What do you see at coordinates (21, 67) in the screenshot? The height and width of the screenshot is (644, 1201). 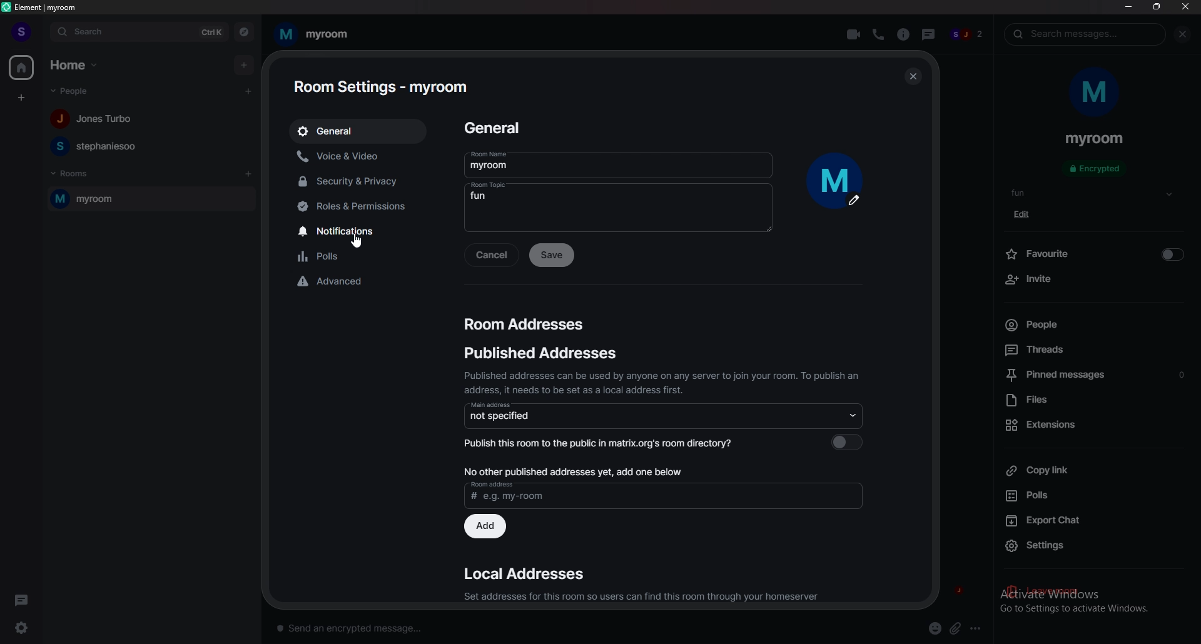 I see `home` at bounding box center [21, 67].